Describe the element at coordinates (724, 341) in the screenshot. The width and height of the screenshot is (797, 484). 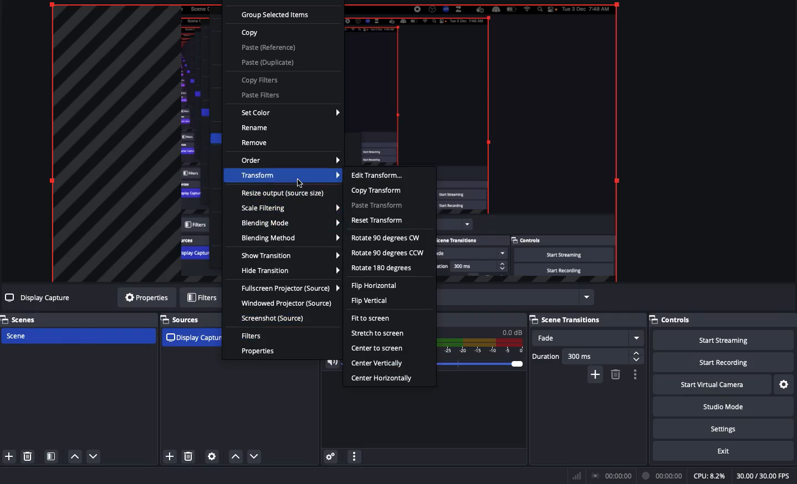
I see `Start streaming` at that location.